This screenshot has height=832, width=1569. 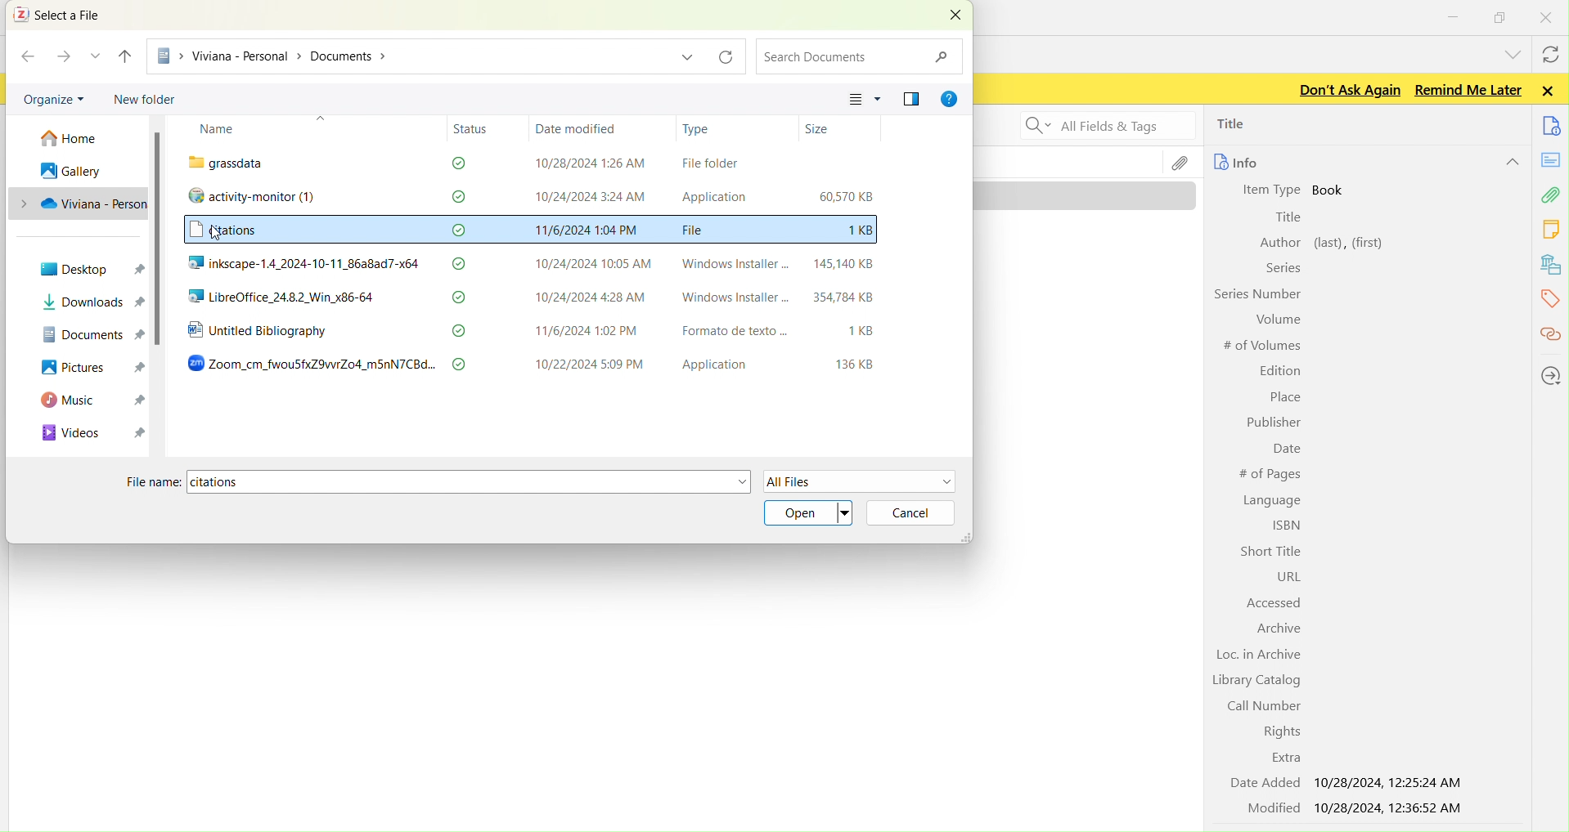 I want to click on 145,140 KB, so click(x=843, y=264).